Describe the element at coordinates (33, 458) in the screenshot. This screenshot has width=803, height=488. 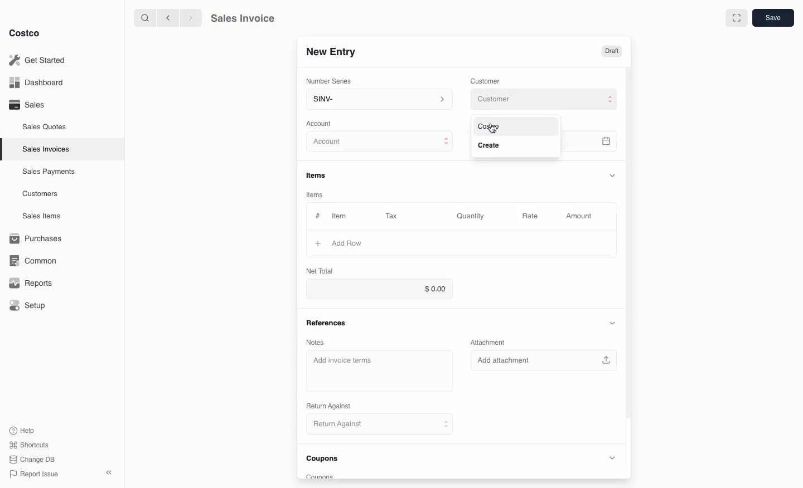
I see `Change DB` at that location.